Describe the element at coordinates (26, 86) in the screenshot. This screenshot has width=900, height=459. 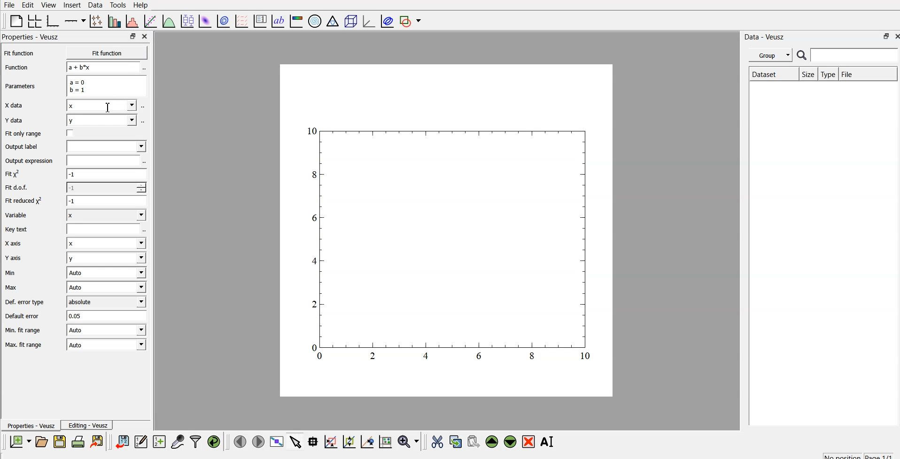
I see `Parameters` at that location.